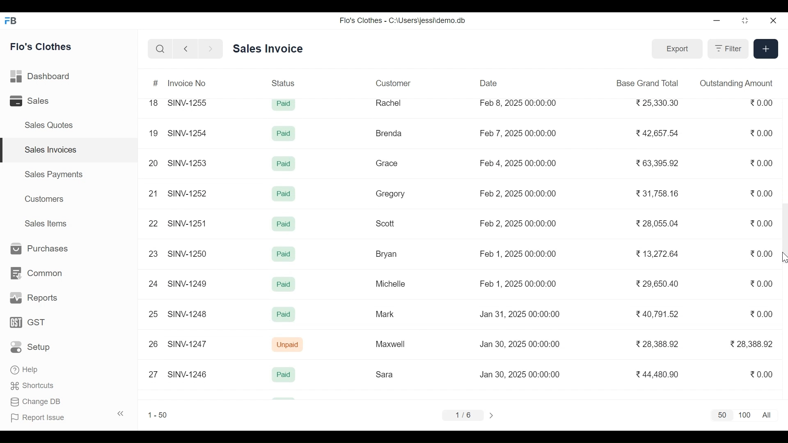 The width and height of the screenshot is (788, 443). What do you see at coordinates (153, 193) in the screenshot?
I see `21` at bounding box center [153, 193].